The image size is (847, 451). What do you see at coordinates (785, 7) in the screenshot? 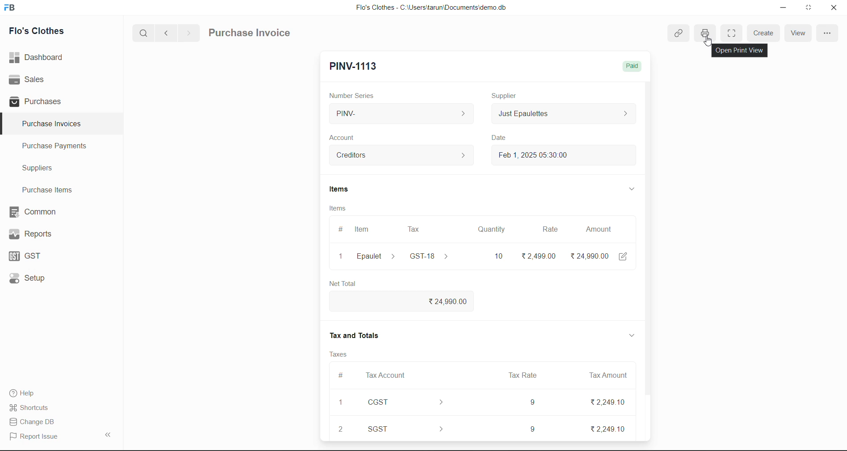
I see `minimize` at bounding box center [785, 7].